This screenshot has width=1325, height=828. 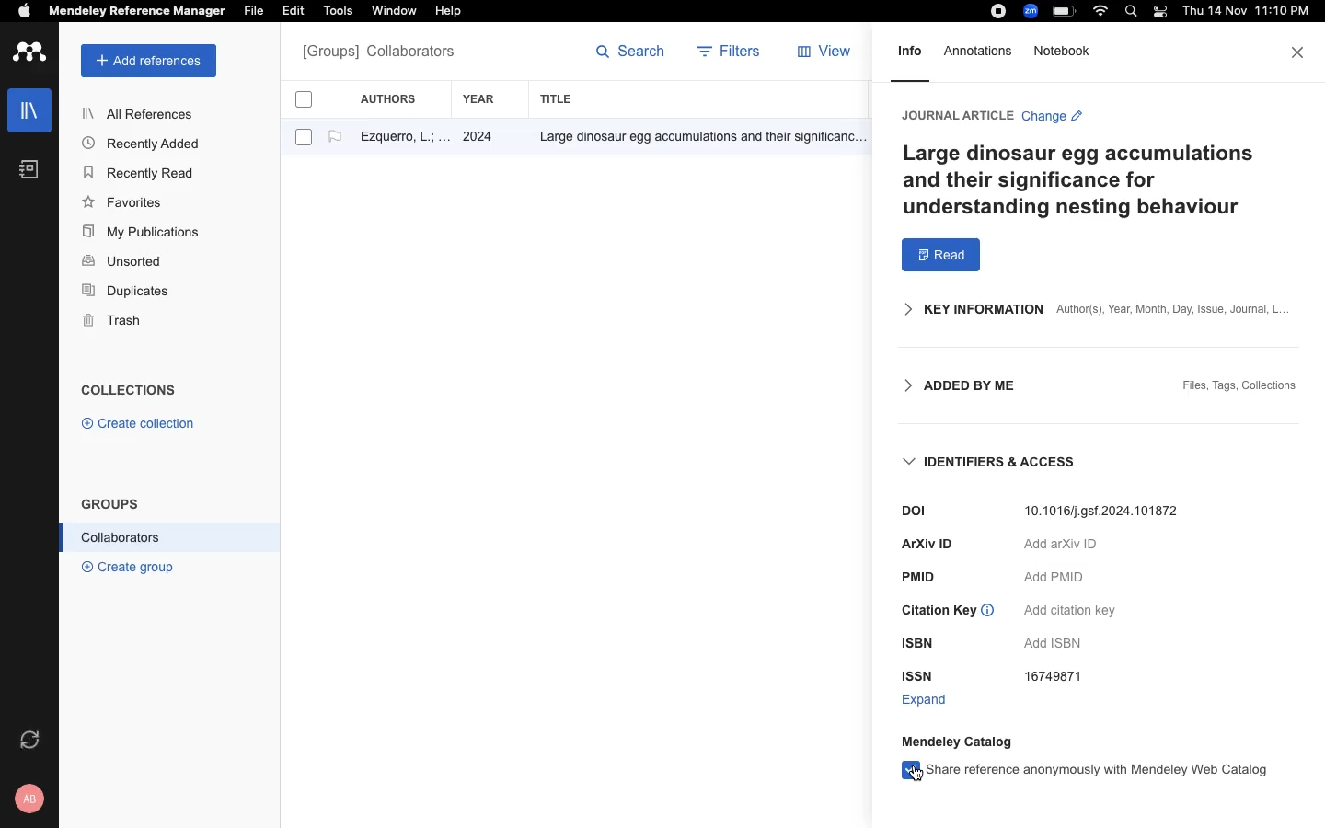 What do you see at coordinates (919, 675) in the screenshot?
I see `ISSN` at bounding box center [919, 675].